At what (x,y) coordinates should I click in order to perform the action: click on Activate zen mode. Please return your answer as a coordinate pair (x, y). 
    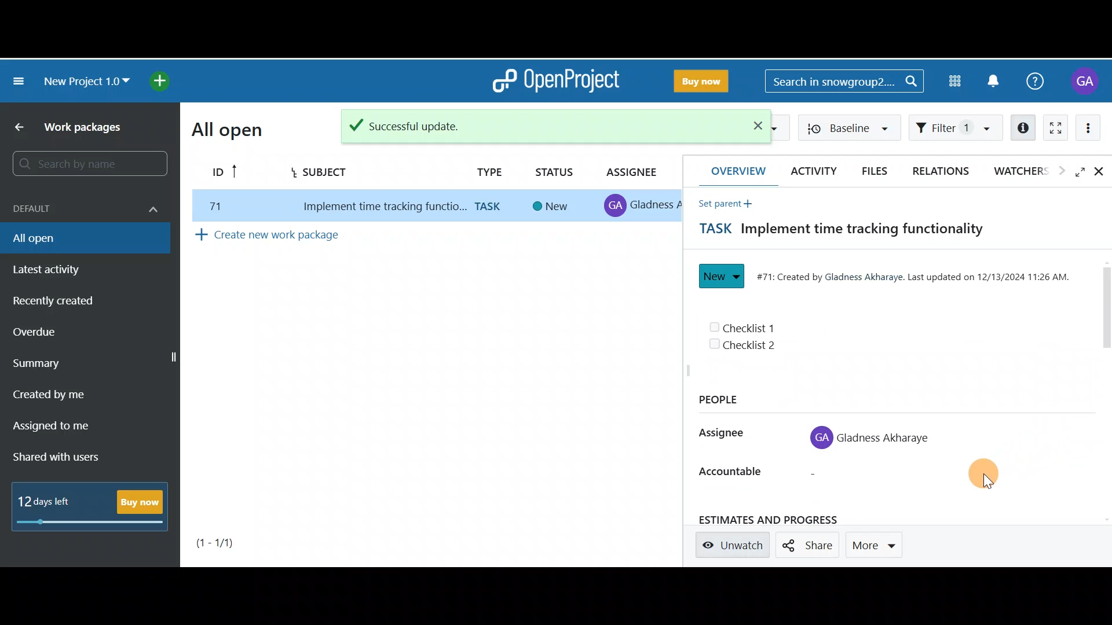
    Looking at the image, I should click on (1057, 128).